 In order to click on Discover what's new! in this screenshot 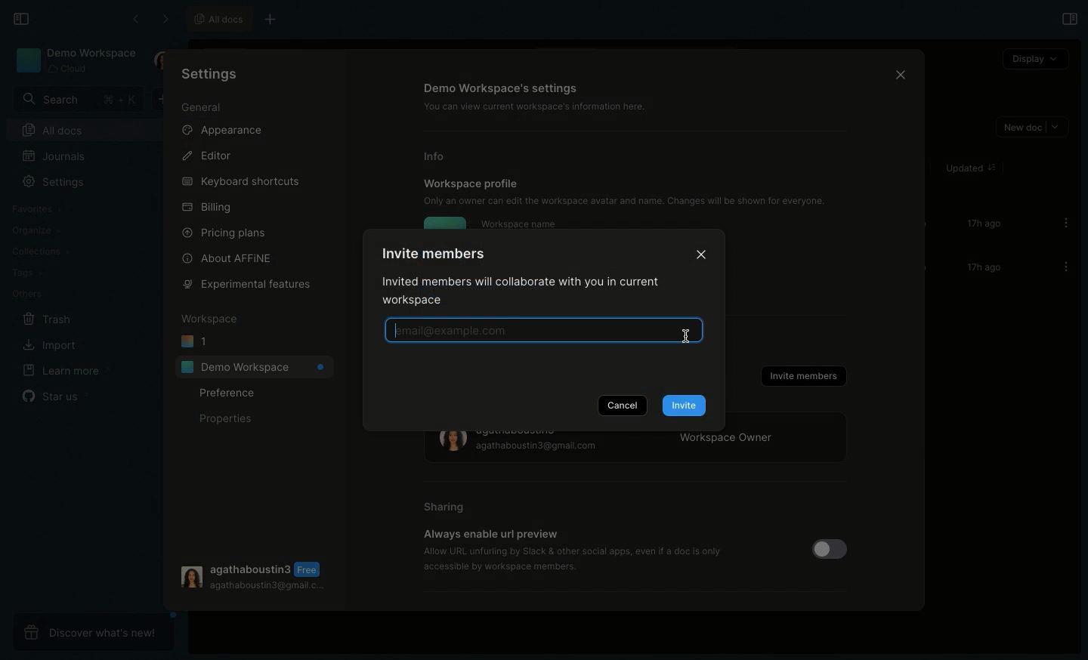, I will do `click(91, 631)`.